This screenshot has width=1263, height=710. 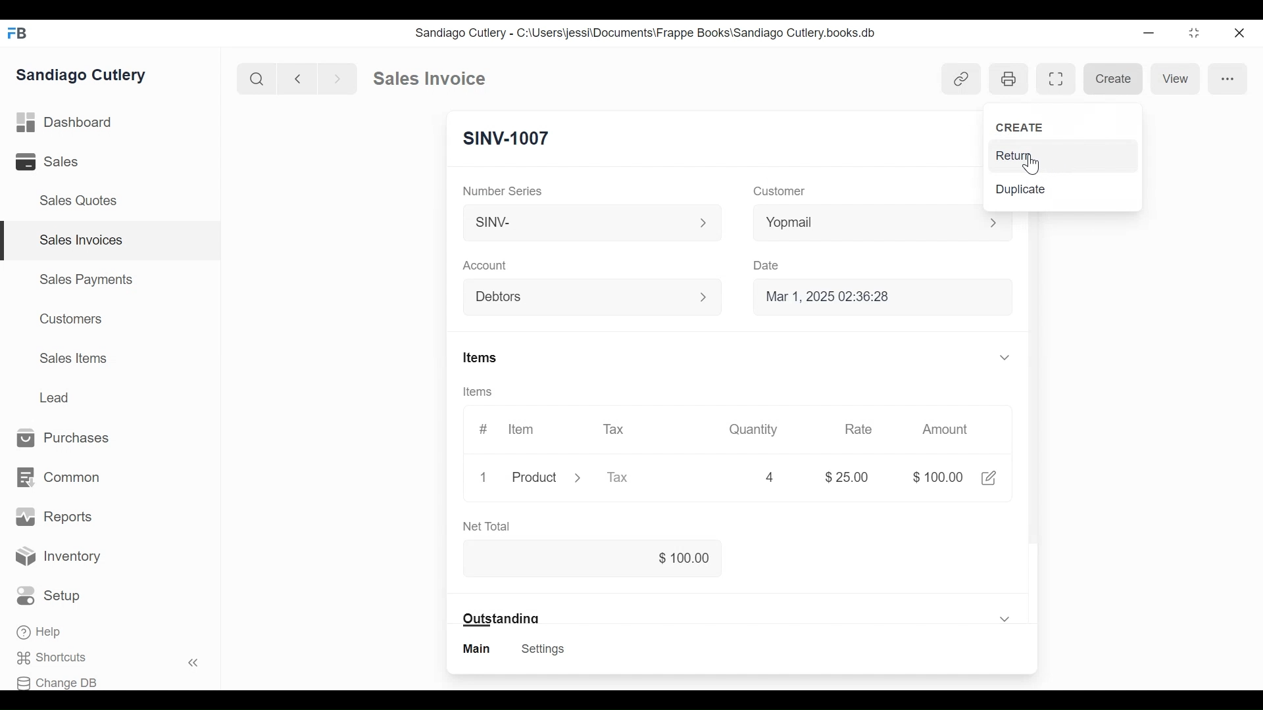 What do you see at coordinates (507, 137) in the screenshot?
I see `SINV-1007` at bounding box center [507, 137].